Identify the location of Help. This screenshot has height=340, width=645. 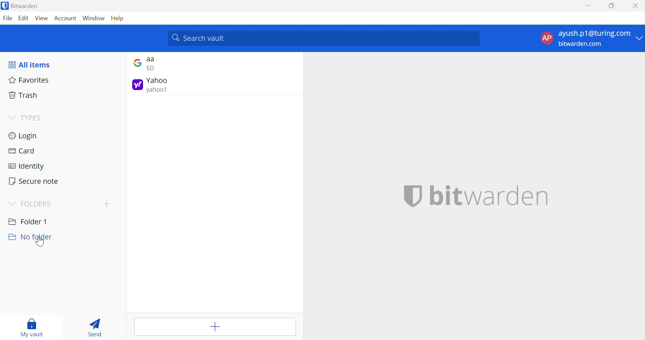
(121, 19).